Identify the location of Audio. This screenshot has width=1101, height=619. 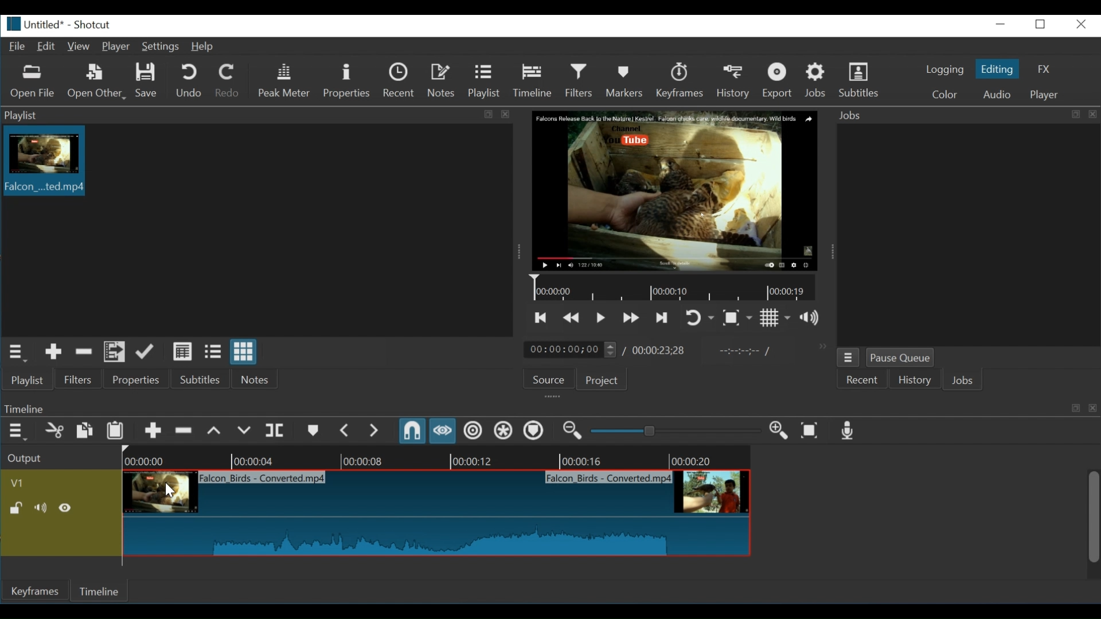
(996, 94).